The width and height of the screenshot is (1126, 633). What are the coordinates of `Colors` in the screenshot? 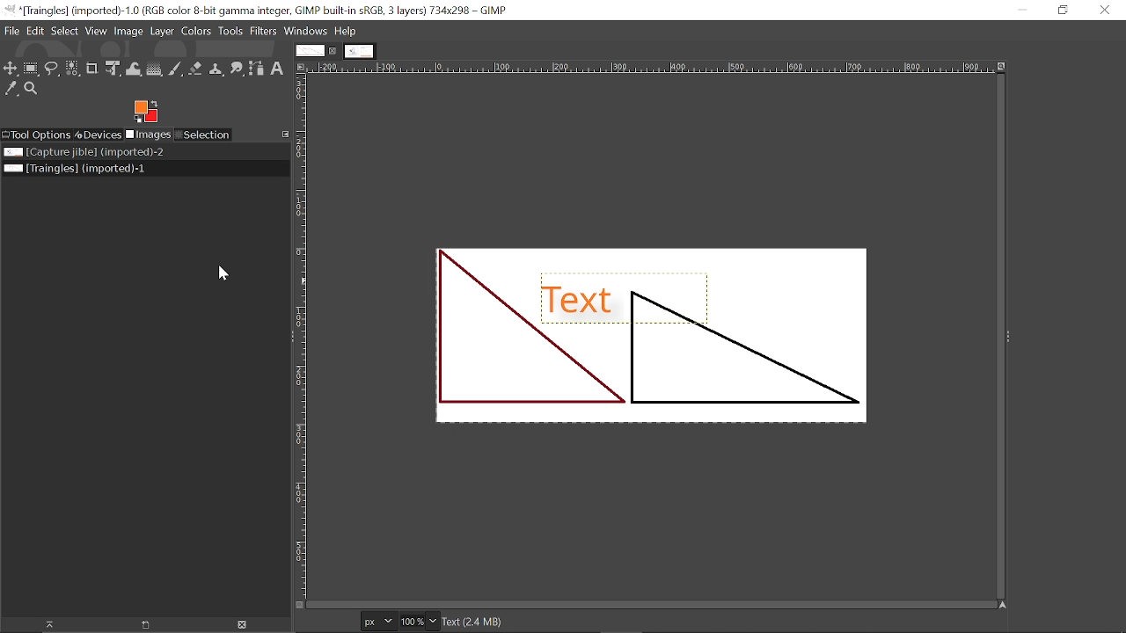 It's located at (196, 32).